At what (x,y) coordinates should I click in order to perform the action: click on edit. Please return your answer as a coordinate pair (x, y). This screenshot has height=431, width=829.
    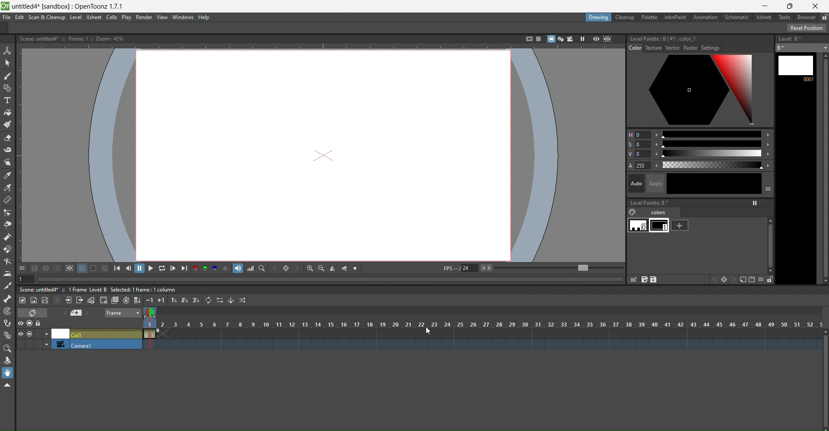
    Looking at the image, I should click on (20, 18).